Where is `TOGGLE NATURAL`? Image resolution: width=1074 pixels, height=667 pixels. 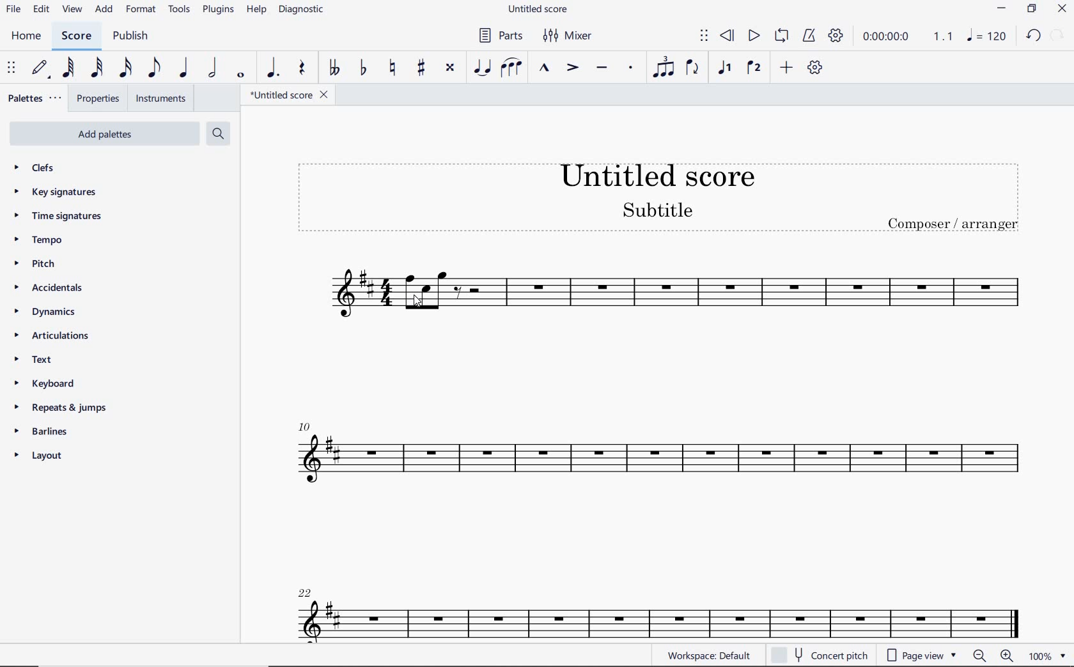 TOGGLE NATURAL is located at coordinates (395, 69).